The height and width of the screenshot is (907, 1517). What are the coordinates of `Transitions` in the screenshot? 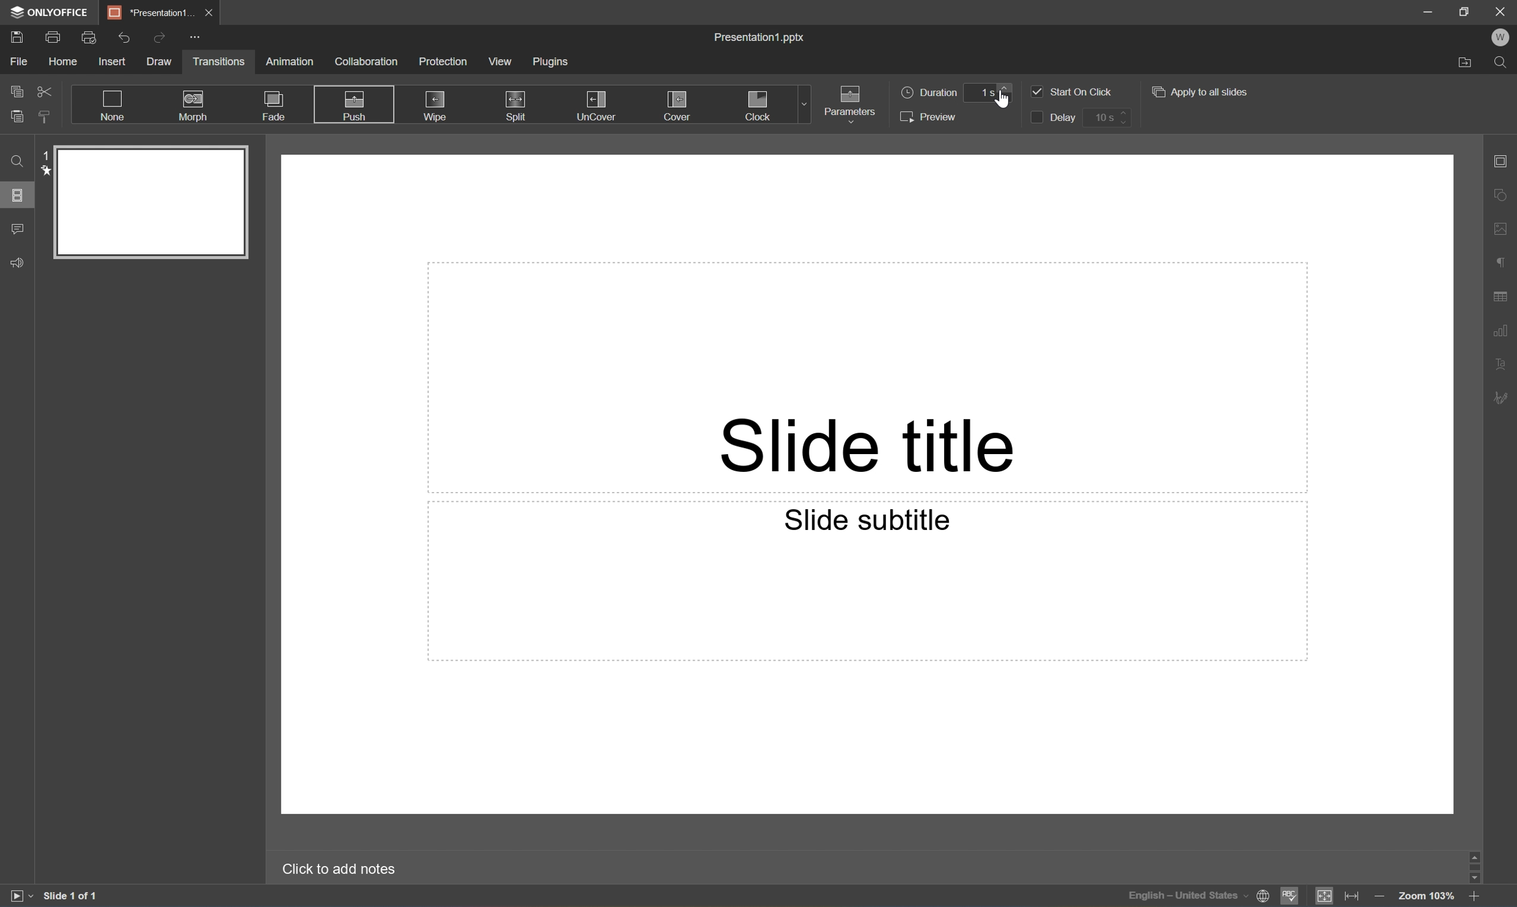 It's located at (220, 62).